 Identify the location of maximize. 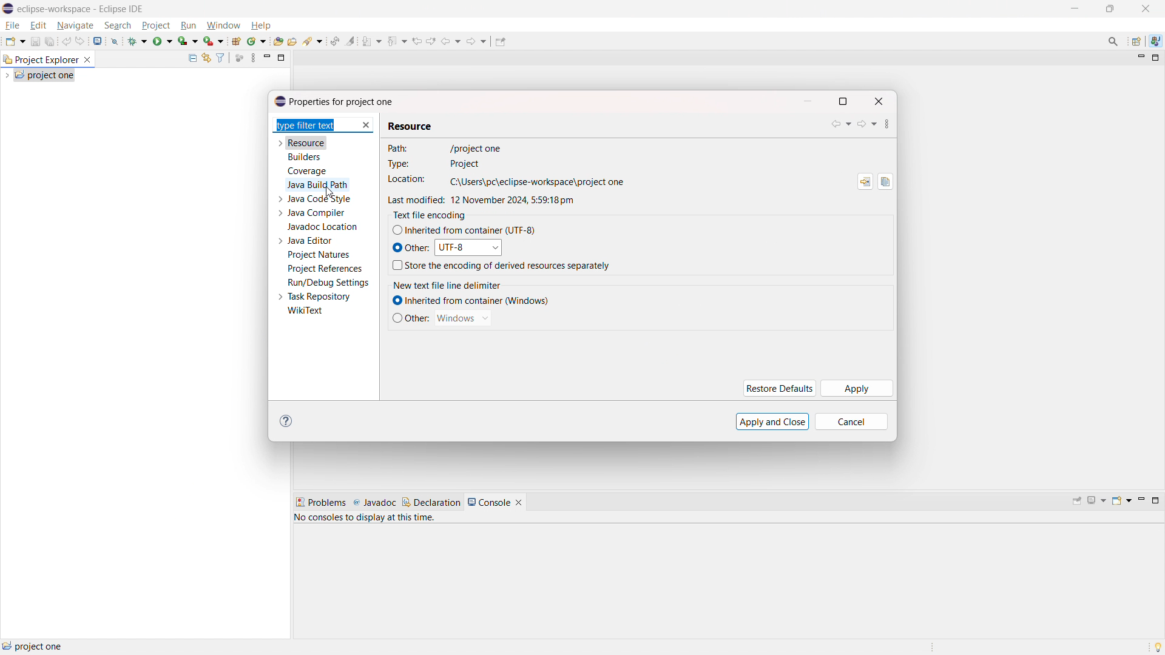
(282, 57).